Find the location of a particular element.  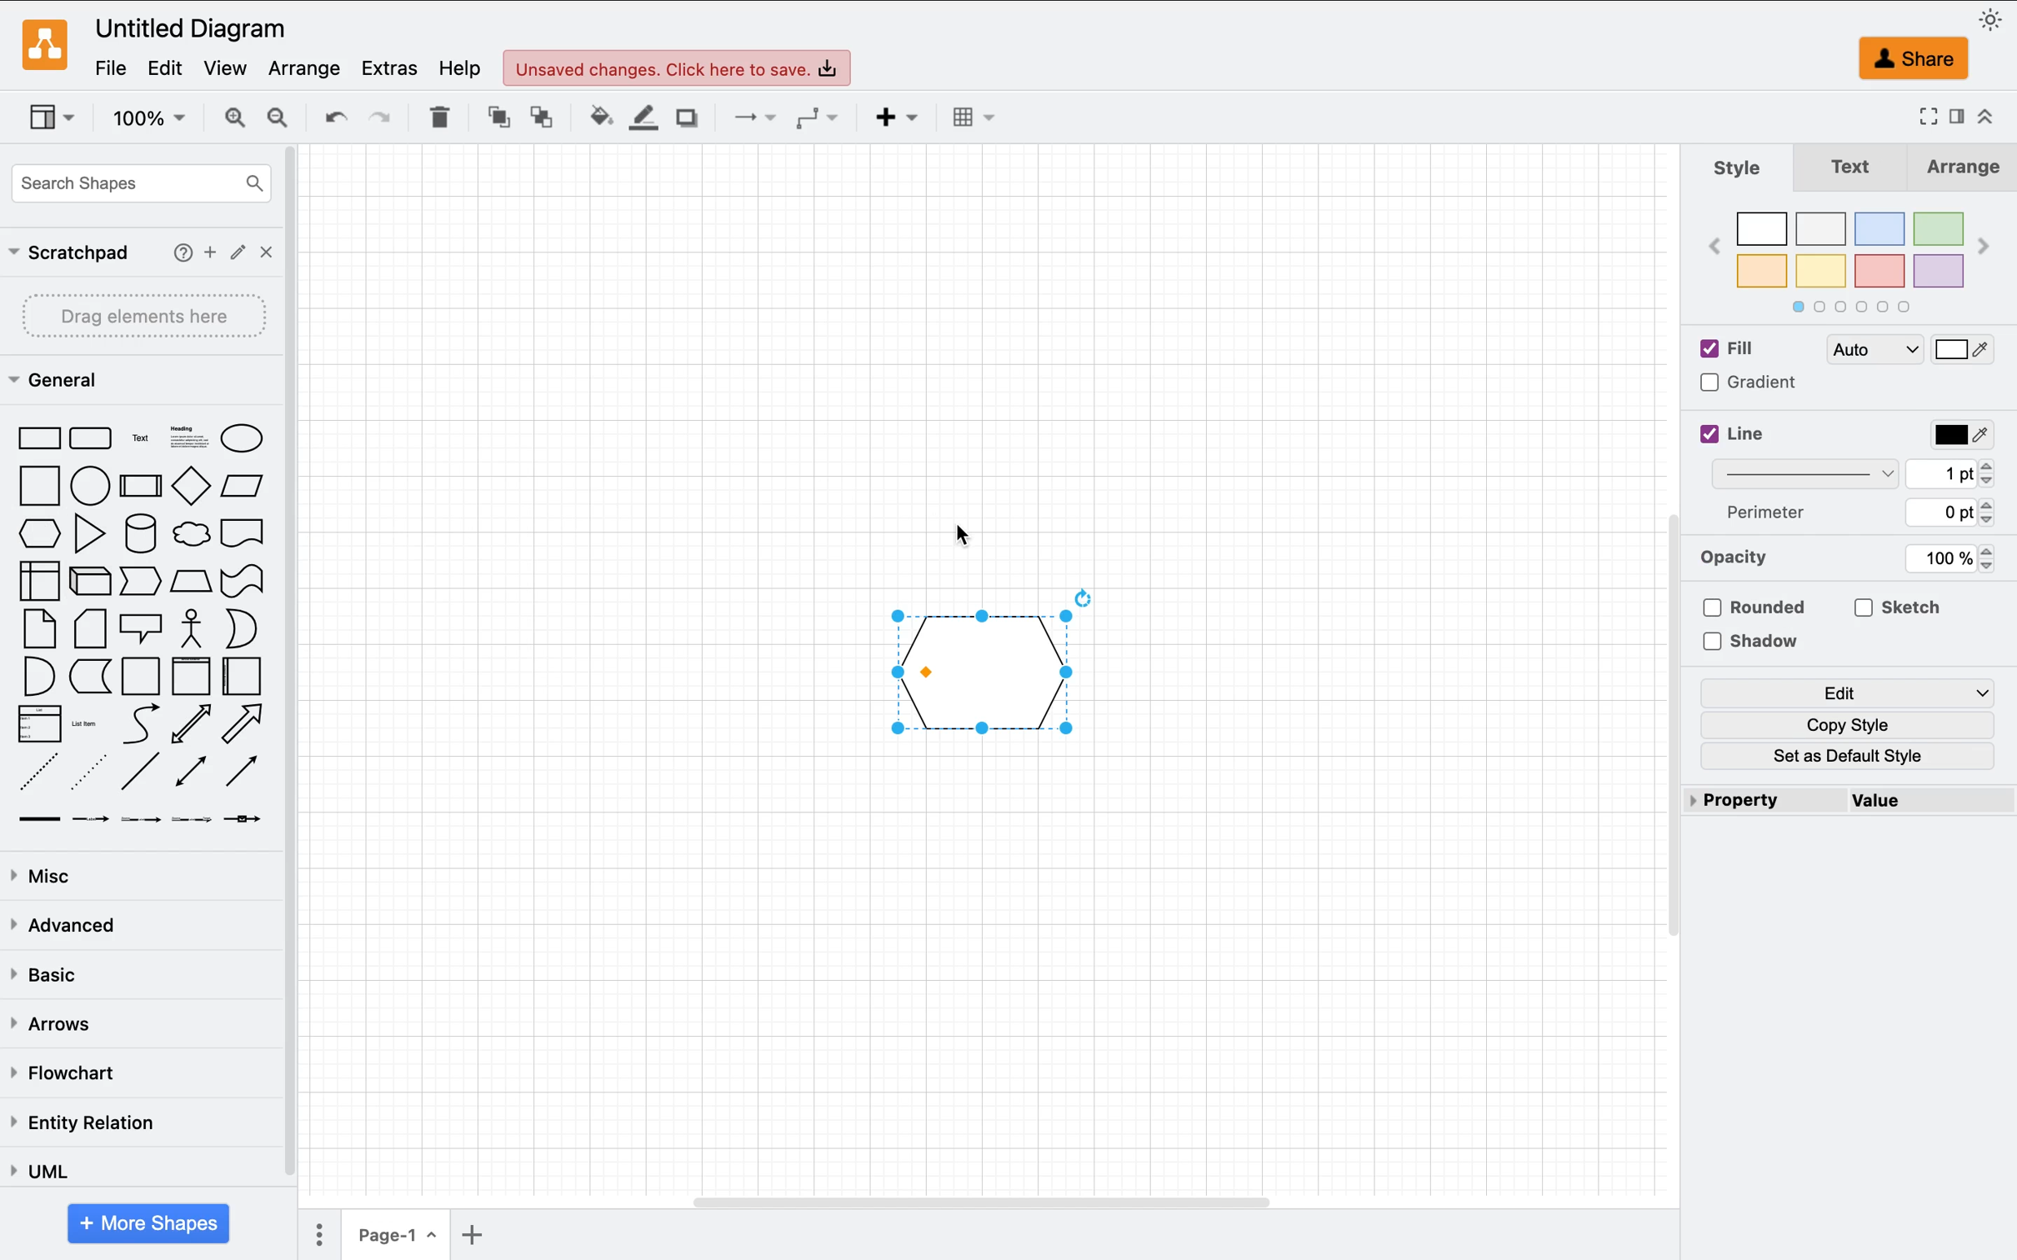

waypoint is located at coordinates (815, 119).